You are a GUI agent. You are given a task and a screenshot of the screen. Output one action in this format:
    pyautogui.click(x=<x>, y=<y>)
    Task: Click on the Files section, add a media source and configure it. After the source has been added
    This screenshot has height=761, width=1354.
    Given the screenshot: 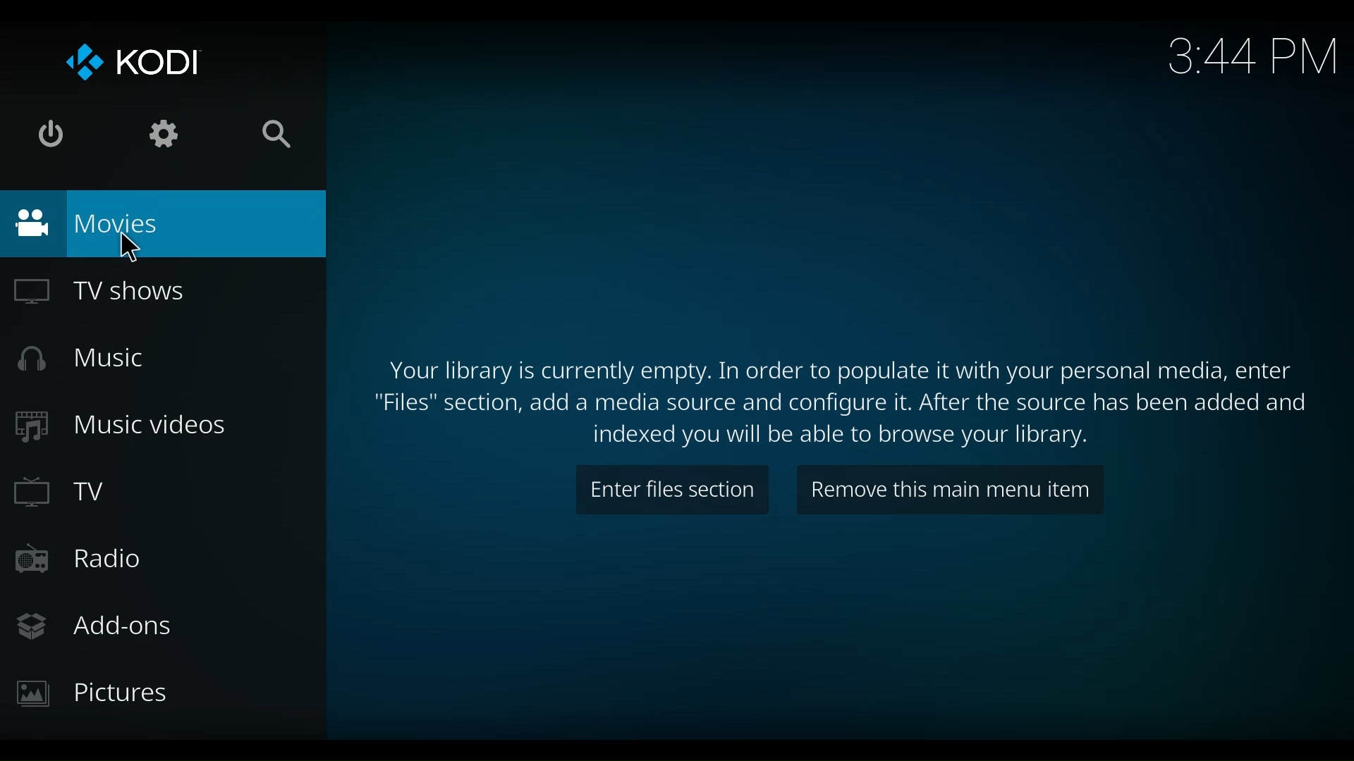 What is the action you would take?
    pyautogui.click(x=841, y=403)
    